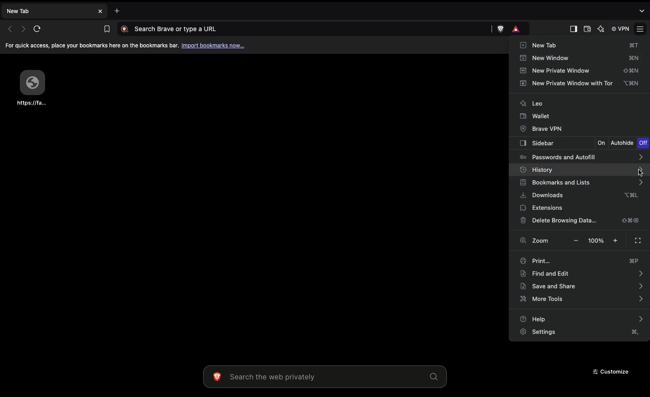 Image resolution: width=650 pixels, height=397 pixels. Describe the element at coordinates (578, 71) in the screenshot. I see `New private window` at that location.